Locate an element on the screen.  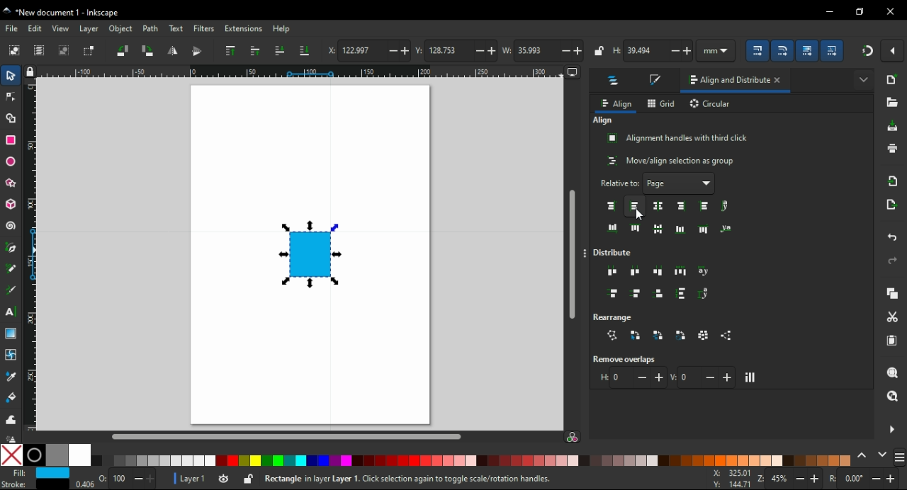
object is located at coordinates (122, 30).